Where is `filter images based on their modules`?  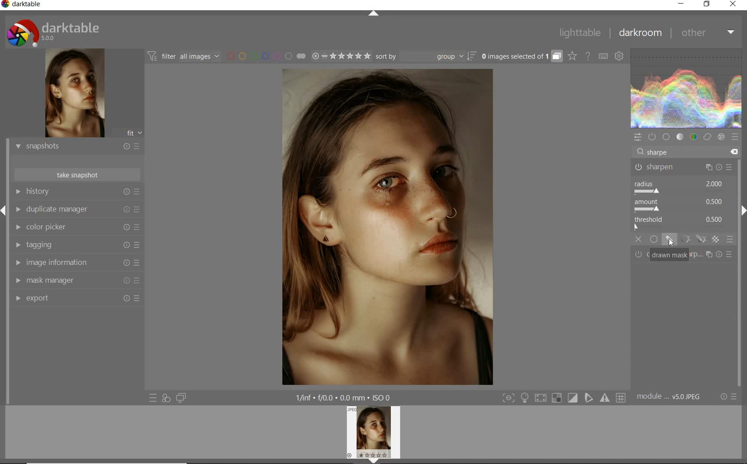 filter images based on their modules is located at coordinates (182, 56).